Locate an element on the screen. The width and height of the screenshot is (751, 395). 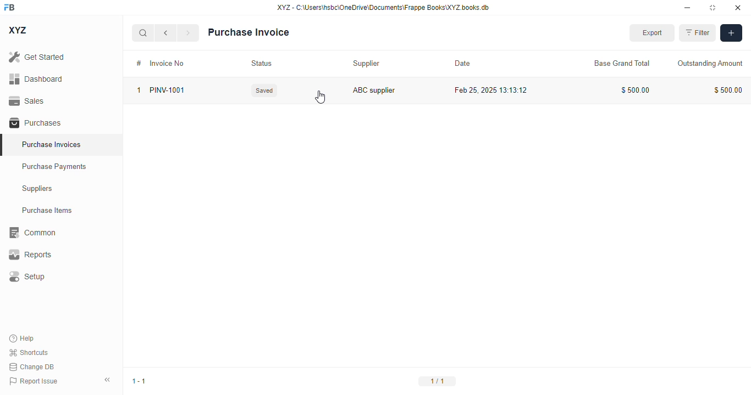
suppliers is located at coordinates (38, 189).